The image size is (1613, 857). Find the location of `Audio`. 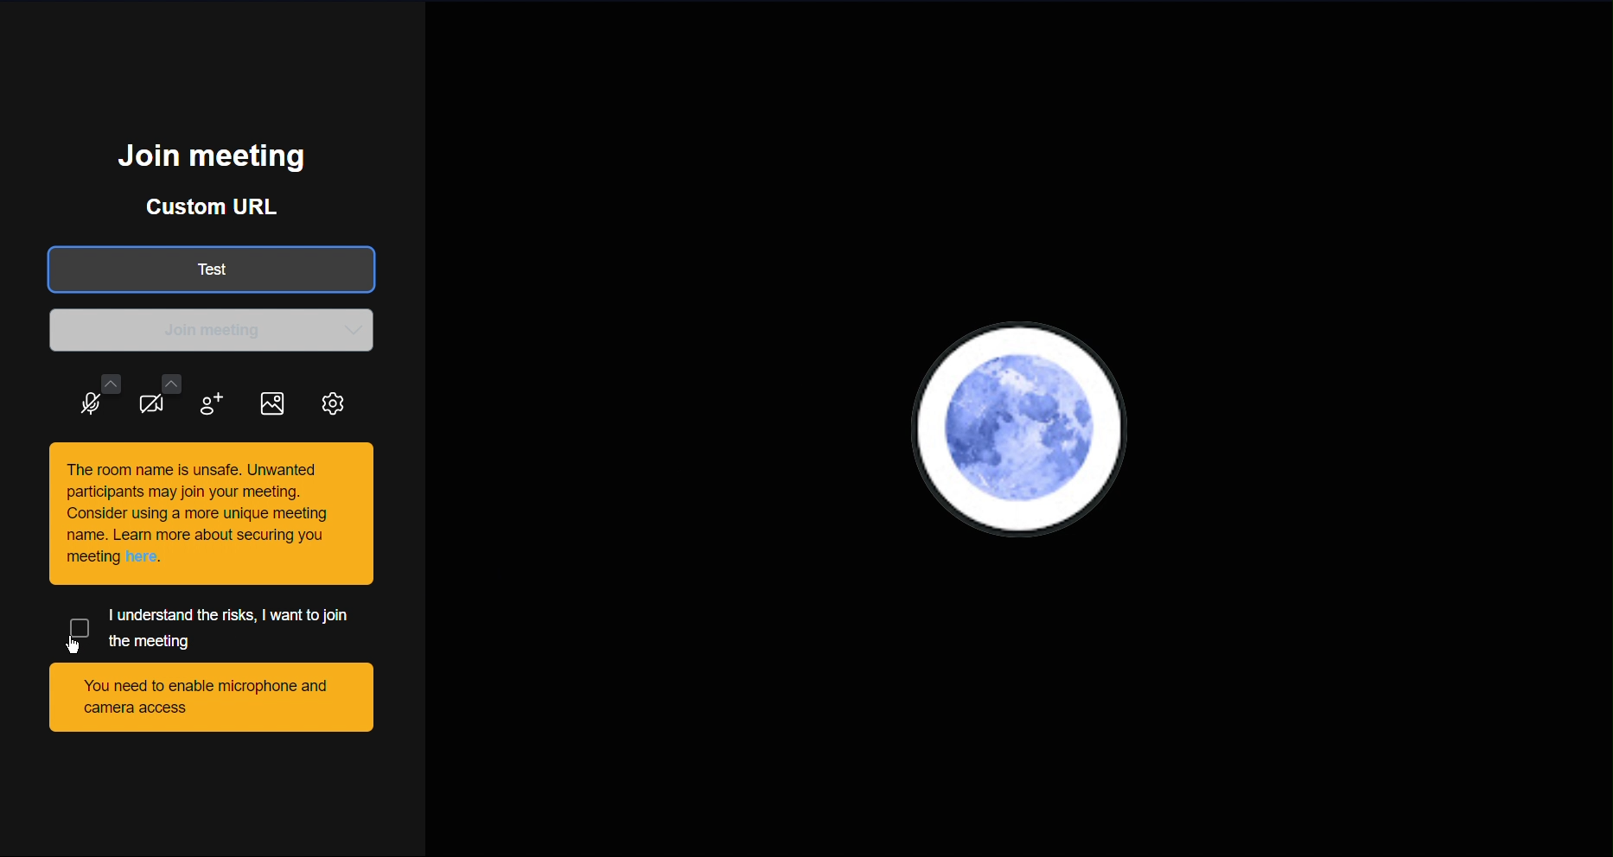

Audio is located at coordinates (92, 396).